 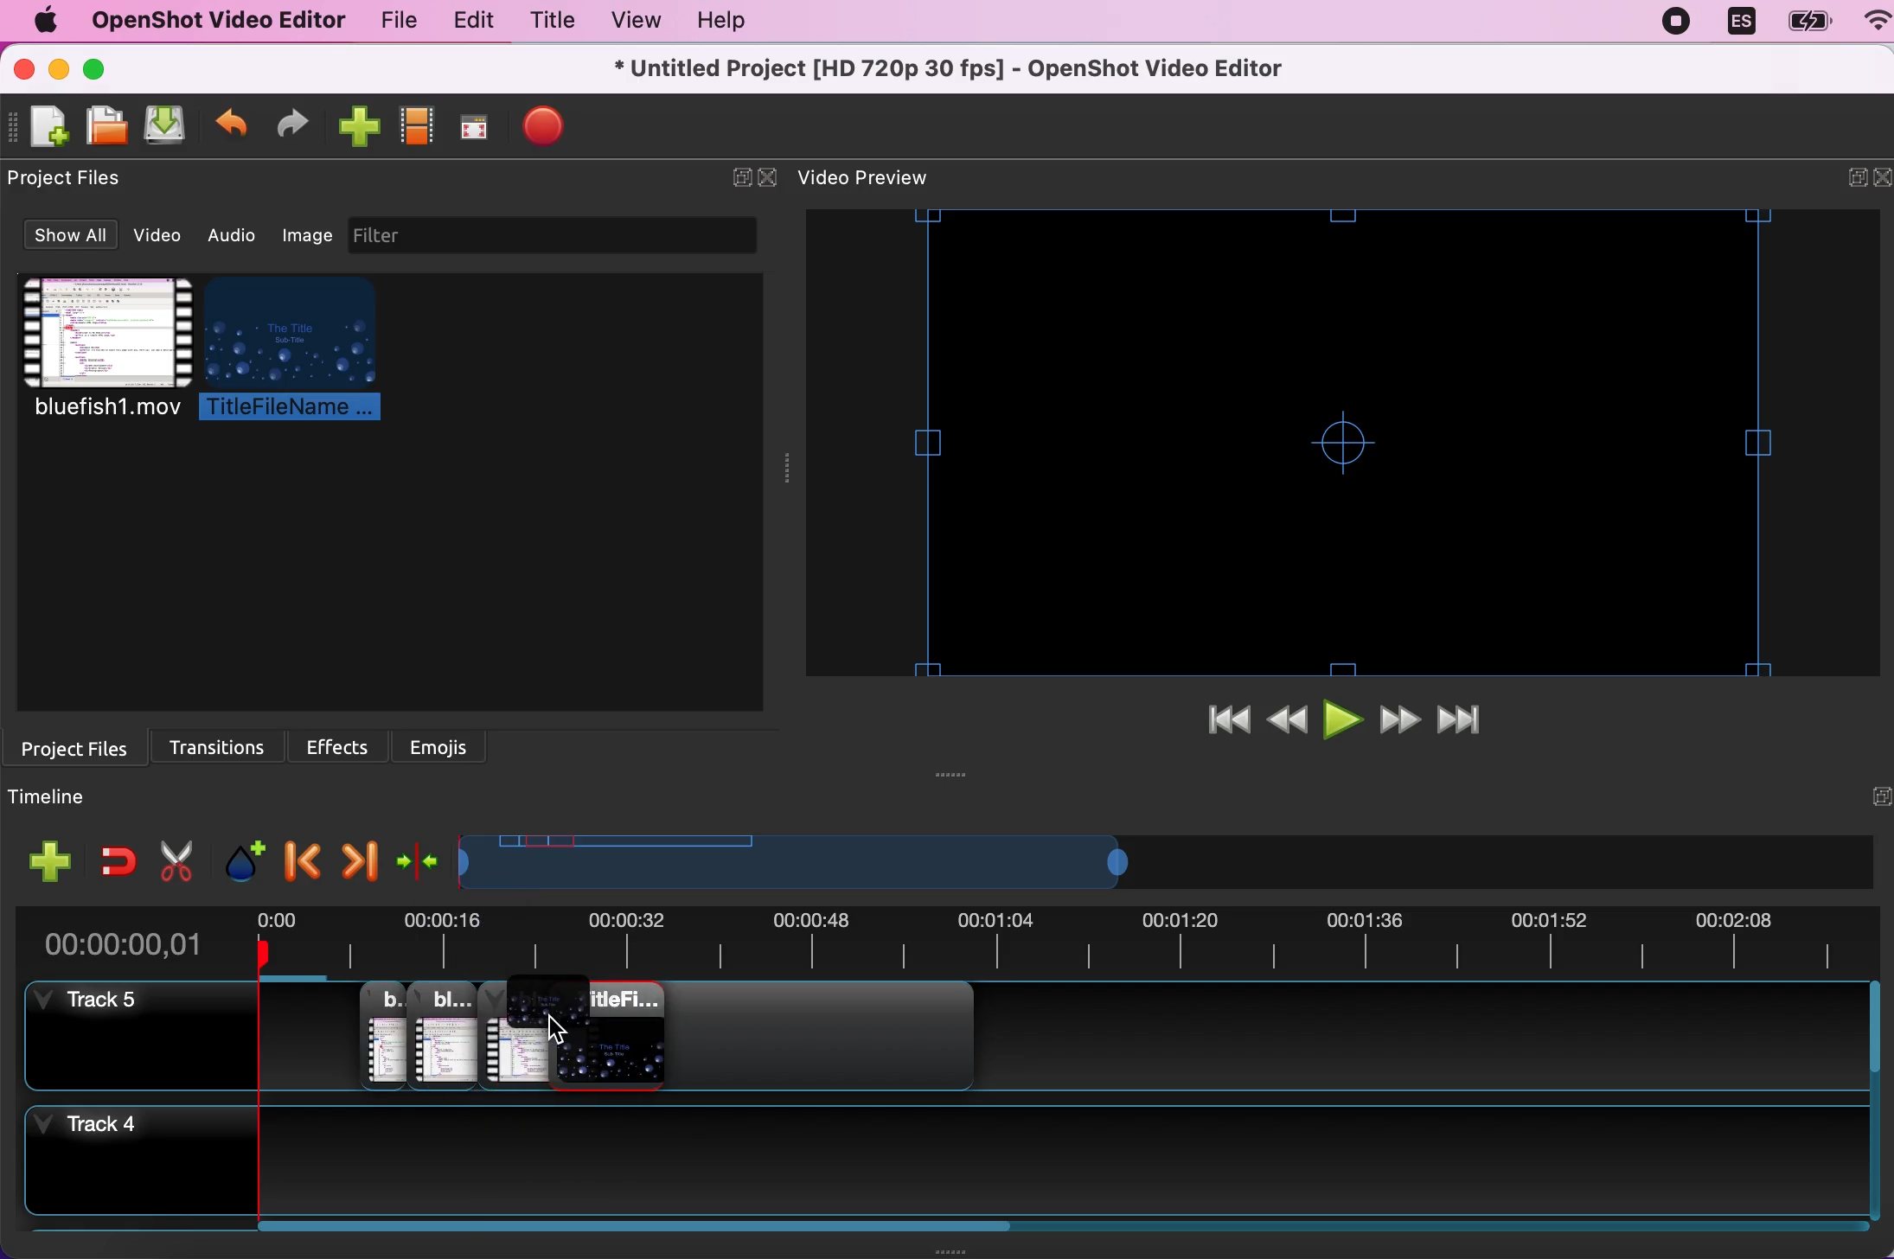 What do you see at coordinates (52, 861) in the screenshot?
I see `add track` at bounding box center [52, 861].